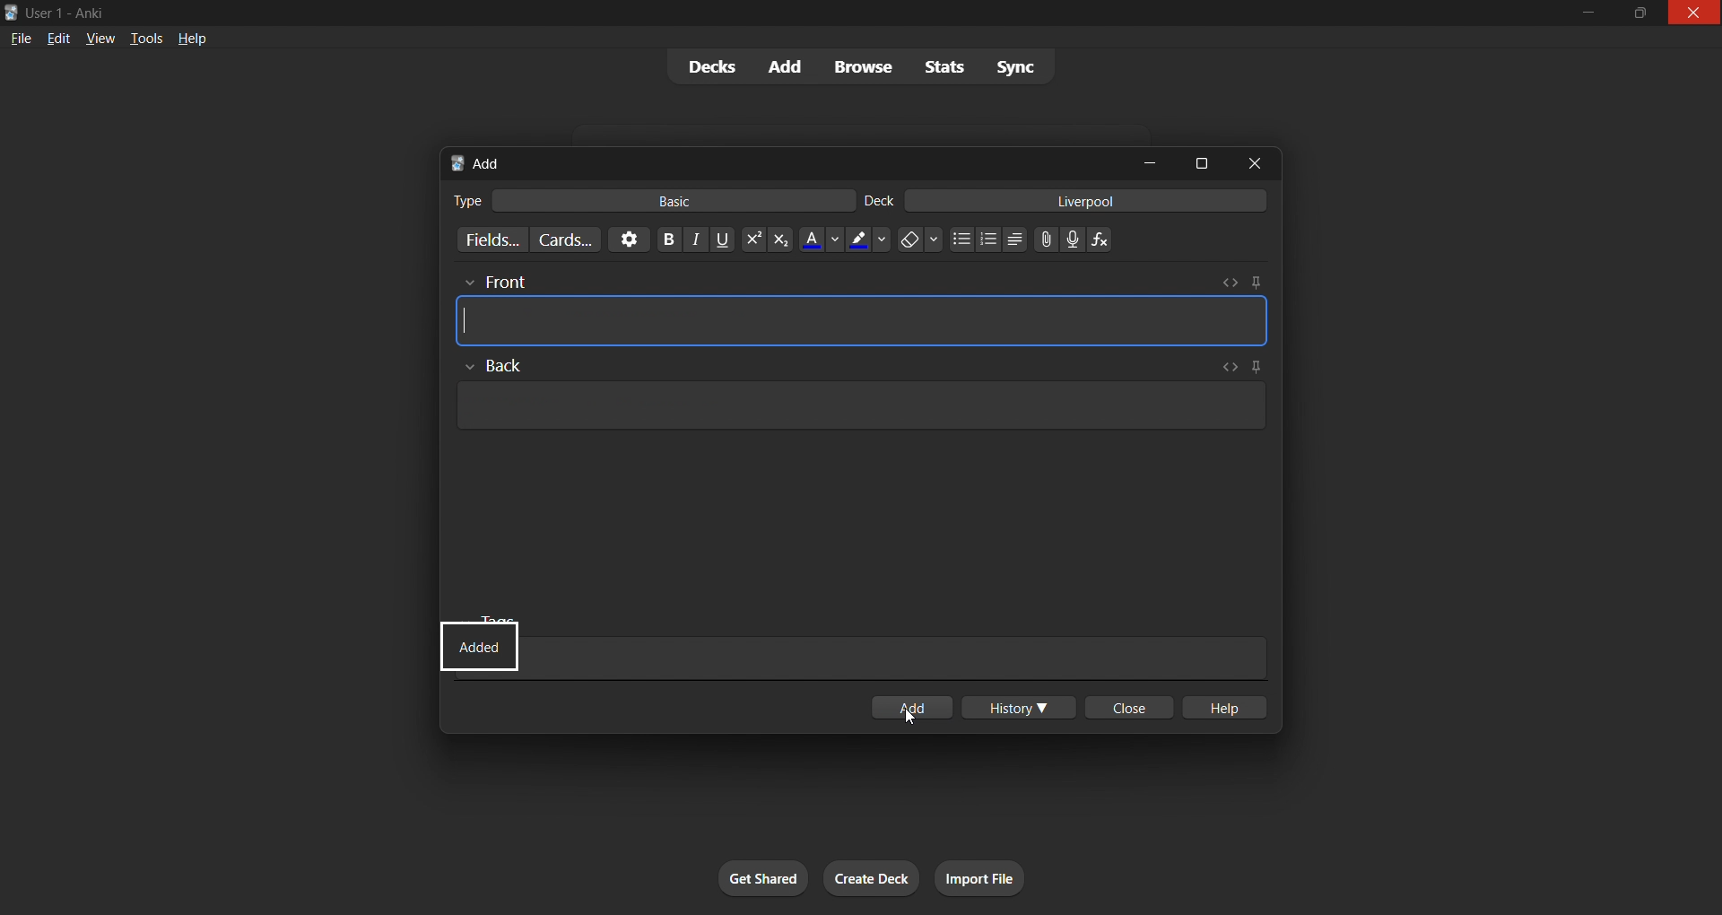 This screenshot has width=1722, height=915. What do you see at coordinates (694, 241) in the screenshot?
I see `italic` at bounding box center [694, 241].